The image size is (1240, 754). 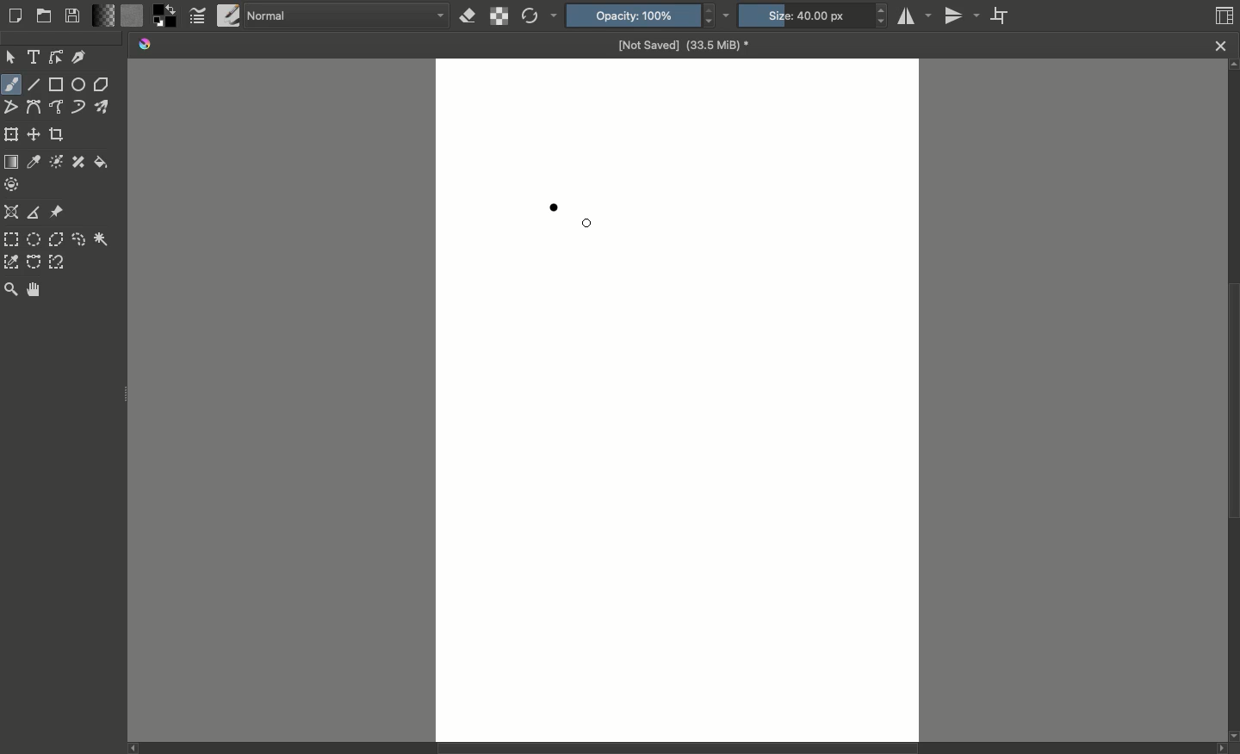 I want to click on Magnetic curve selection took, so click(x=57, y=262).